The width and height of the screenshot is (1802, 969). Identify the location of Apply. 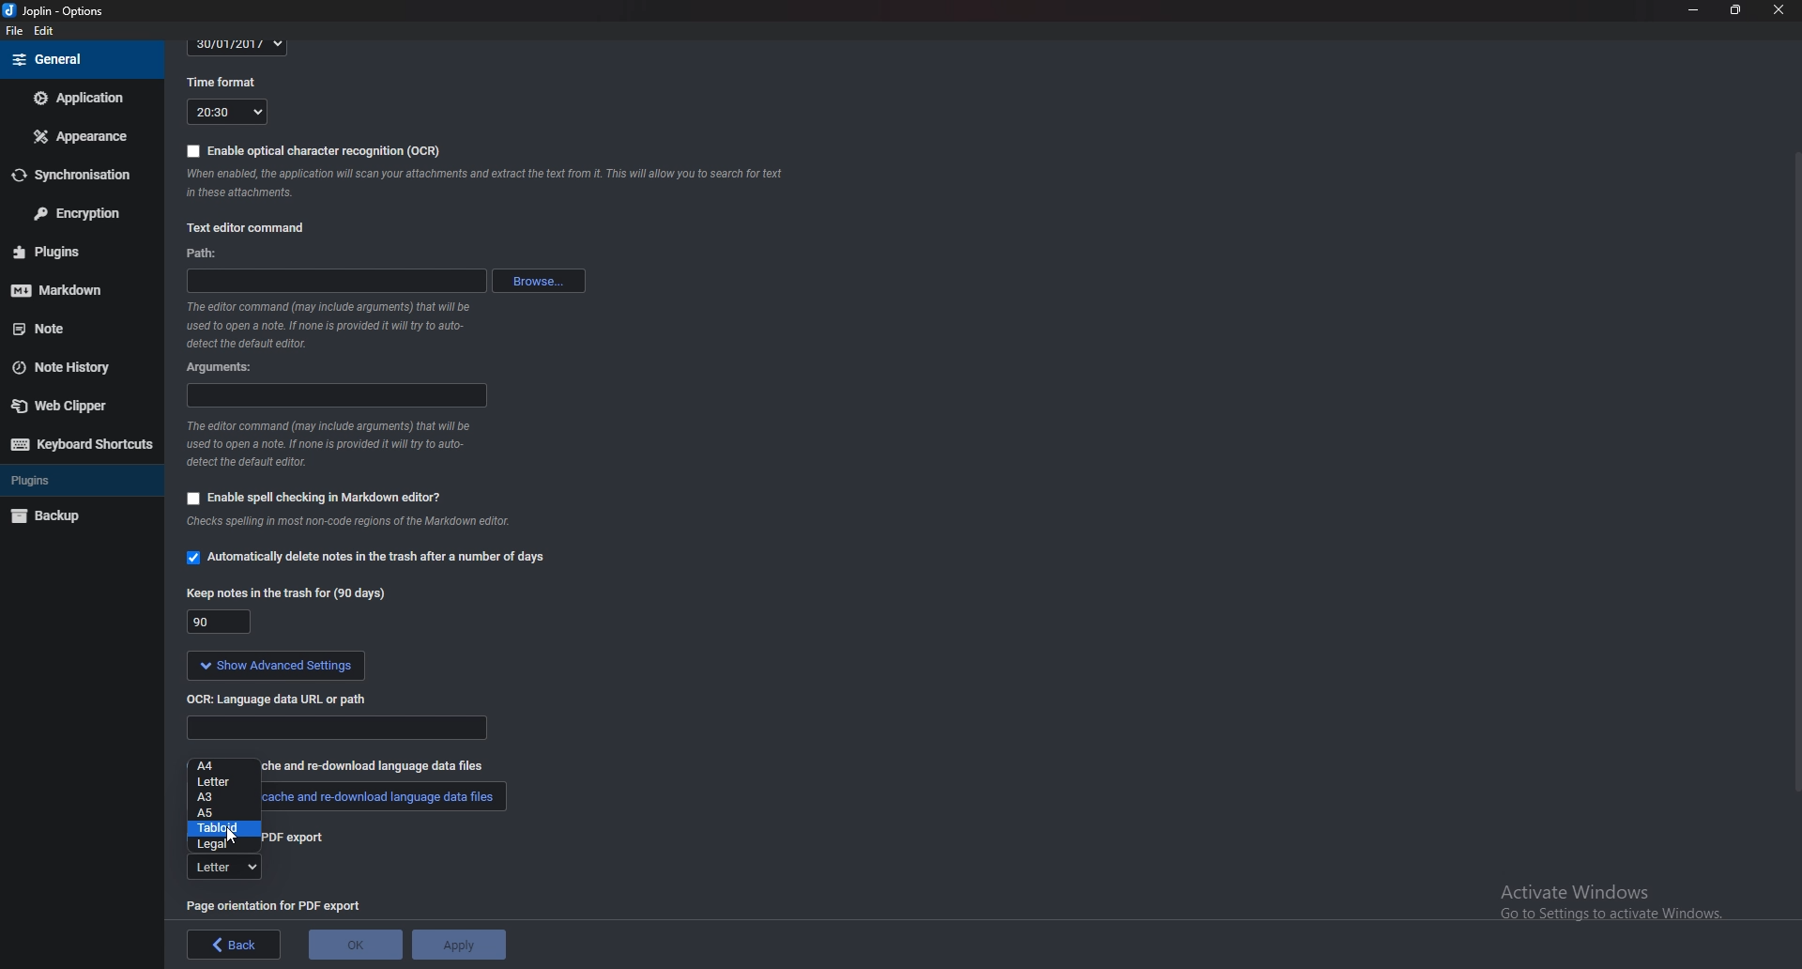
(459, 945).